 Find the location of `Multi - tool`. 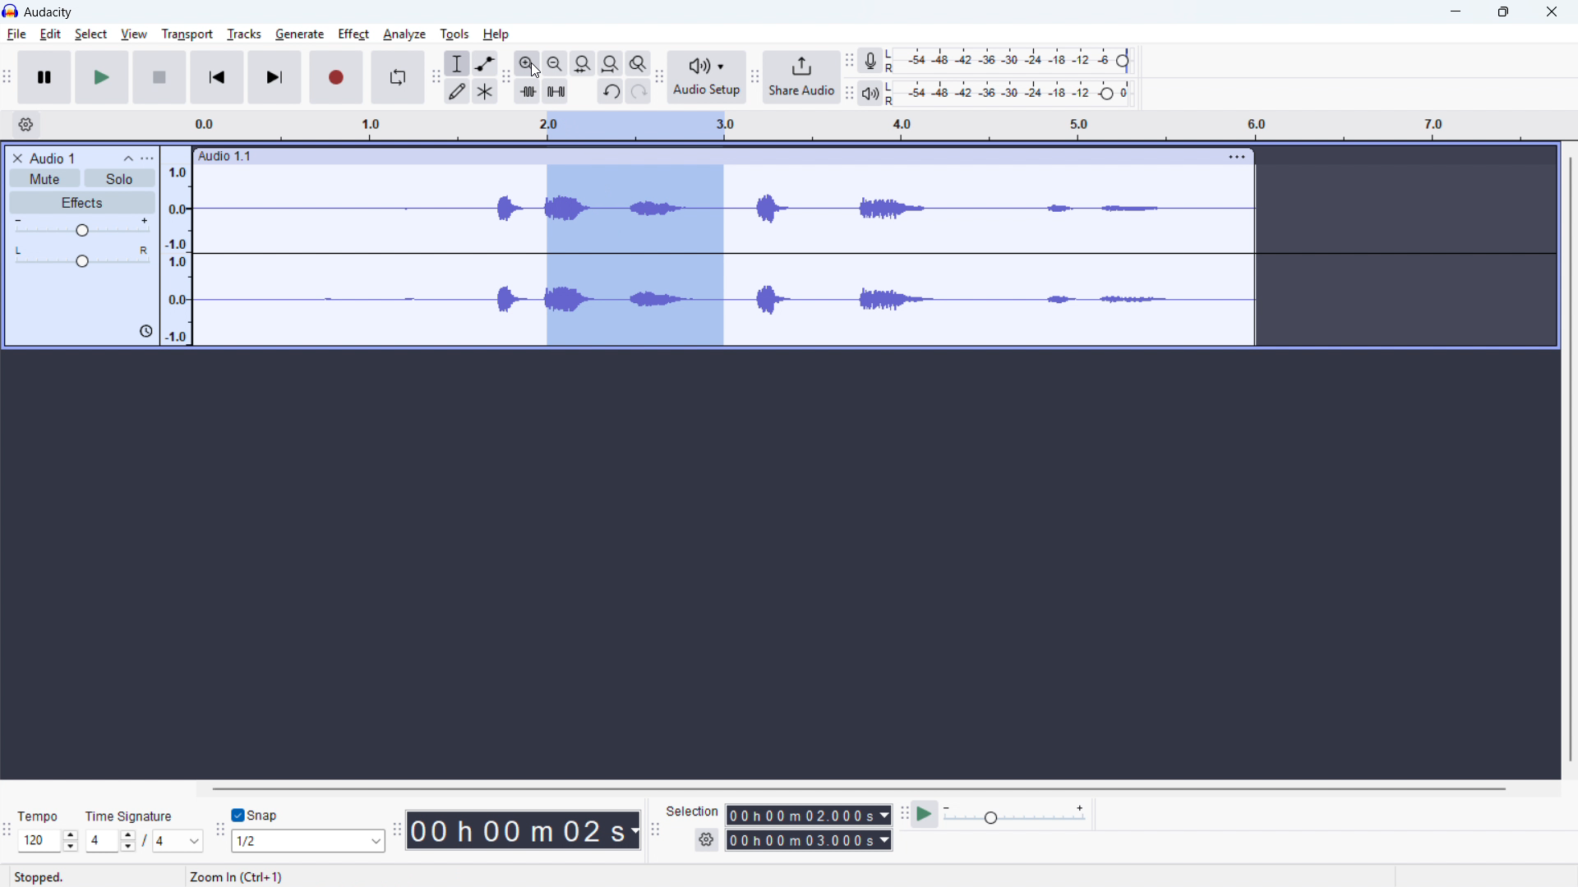

Multi - tool is located at coordinates (485, 91).